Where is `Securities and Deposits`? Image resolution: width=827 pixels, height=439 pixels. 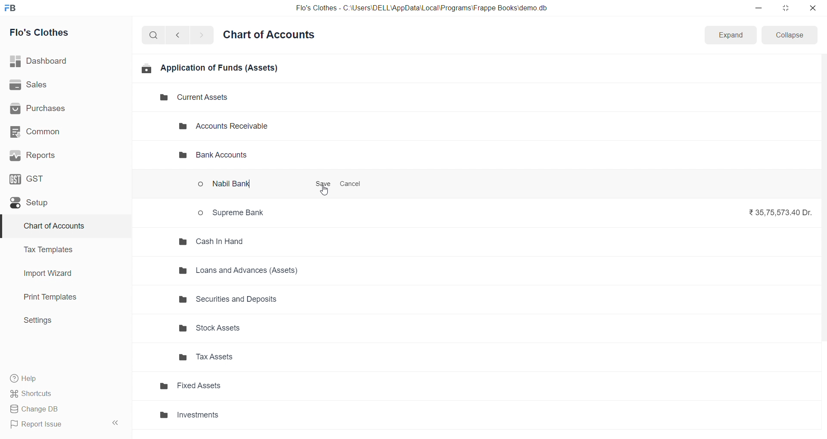 Securities and Deposits is located at coordinates (249, 302).